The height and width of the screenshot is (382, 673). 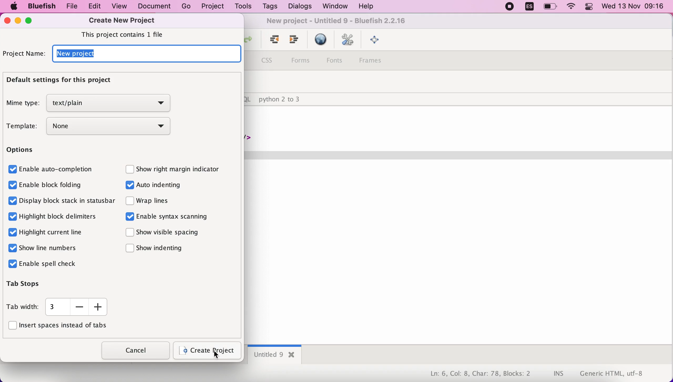 What do you see at coordinates (620, 373) in the screenshot?
I see `generic html` at bounding box center [620, 373].